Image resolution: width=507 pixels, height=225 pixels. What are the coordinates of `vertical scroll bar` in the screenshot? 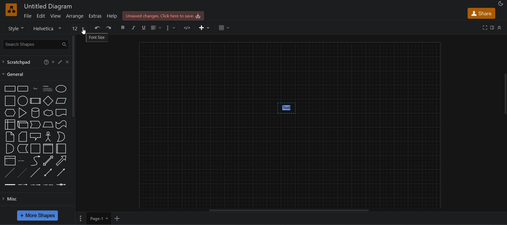 It's located at (73, 76).